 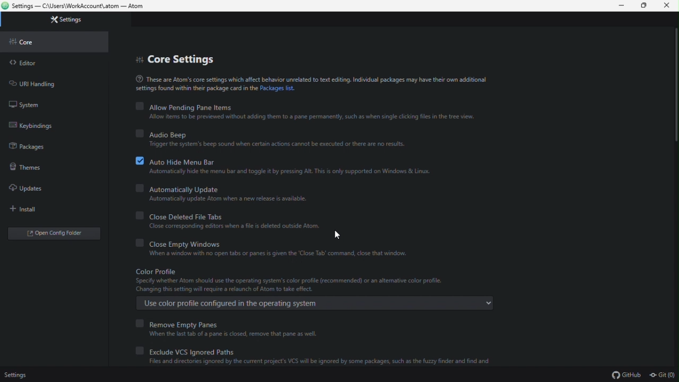 What do you see at coordinates (65, 21) in the screenshot?
I see `settings` at bounding box center [65, 21].